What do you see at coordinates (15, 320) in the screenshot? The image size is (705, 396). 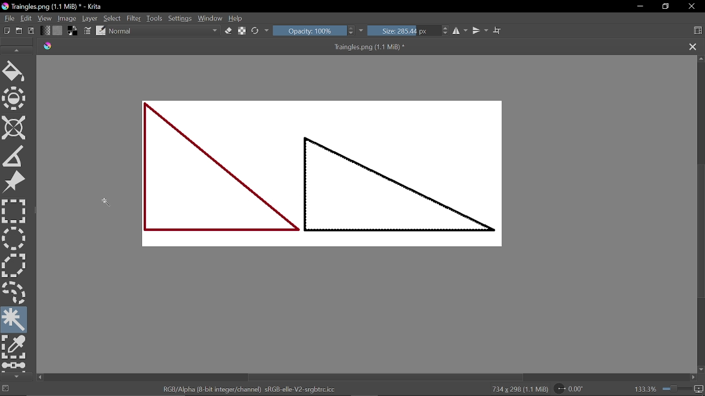 I see `Contagious selection tool` at bounding box center [15, 320].